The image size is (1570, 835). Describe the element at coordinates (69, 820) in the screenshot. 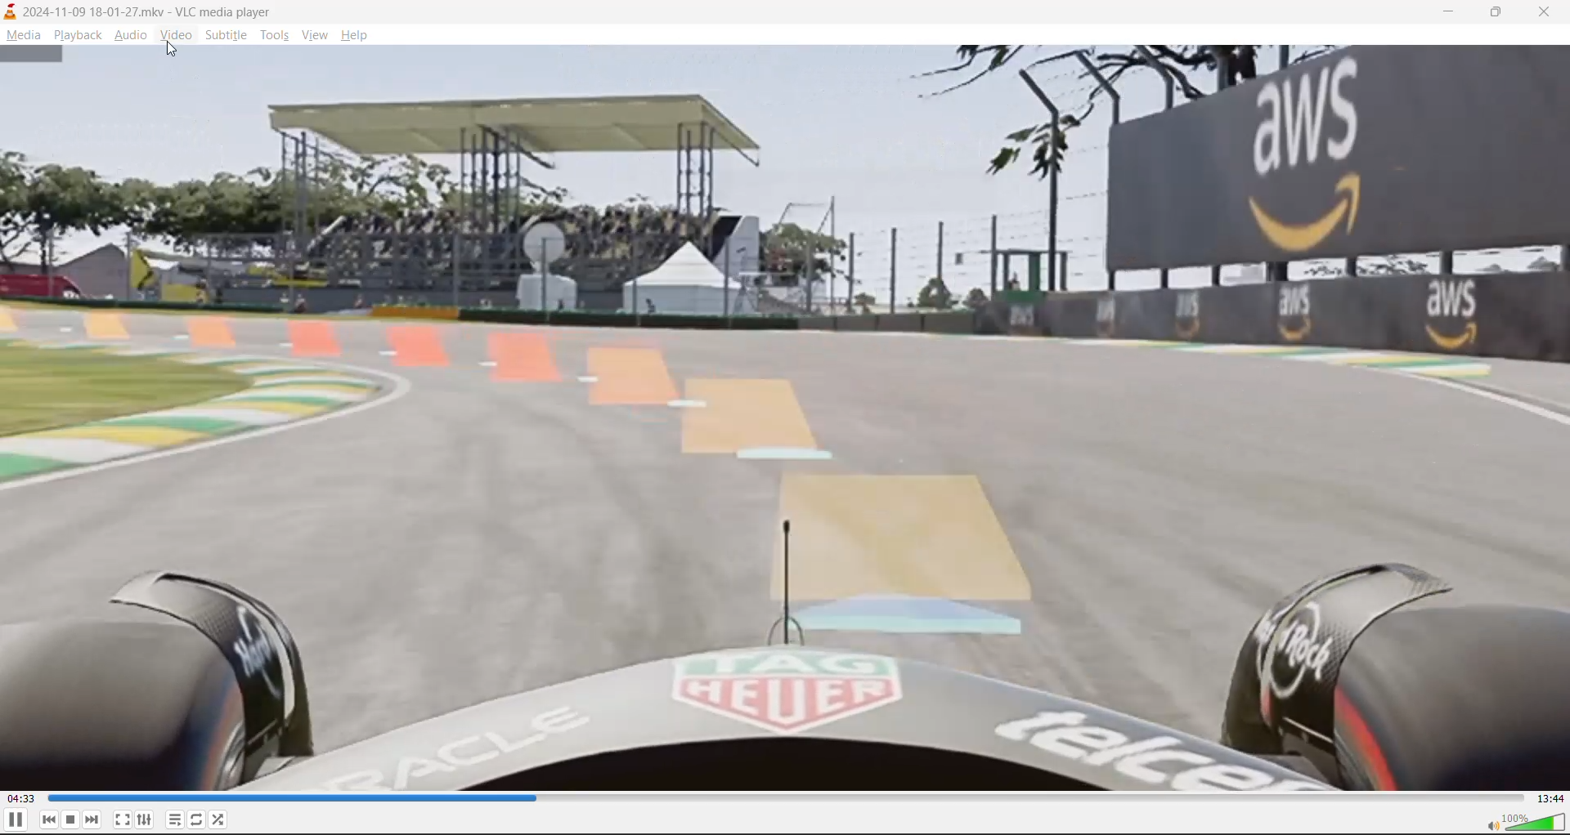

I see `stop` at that location.